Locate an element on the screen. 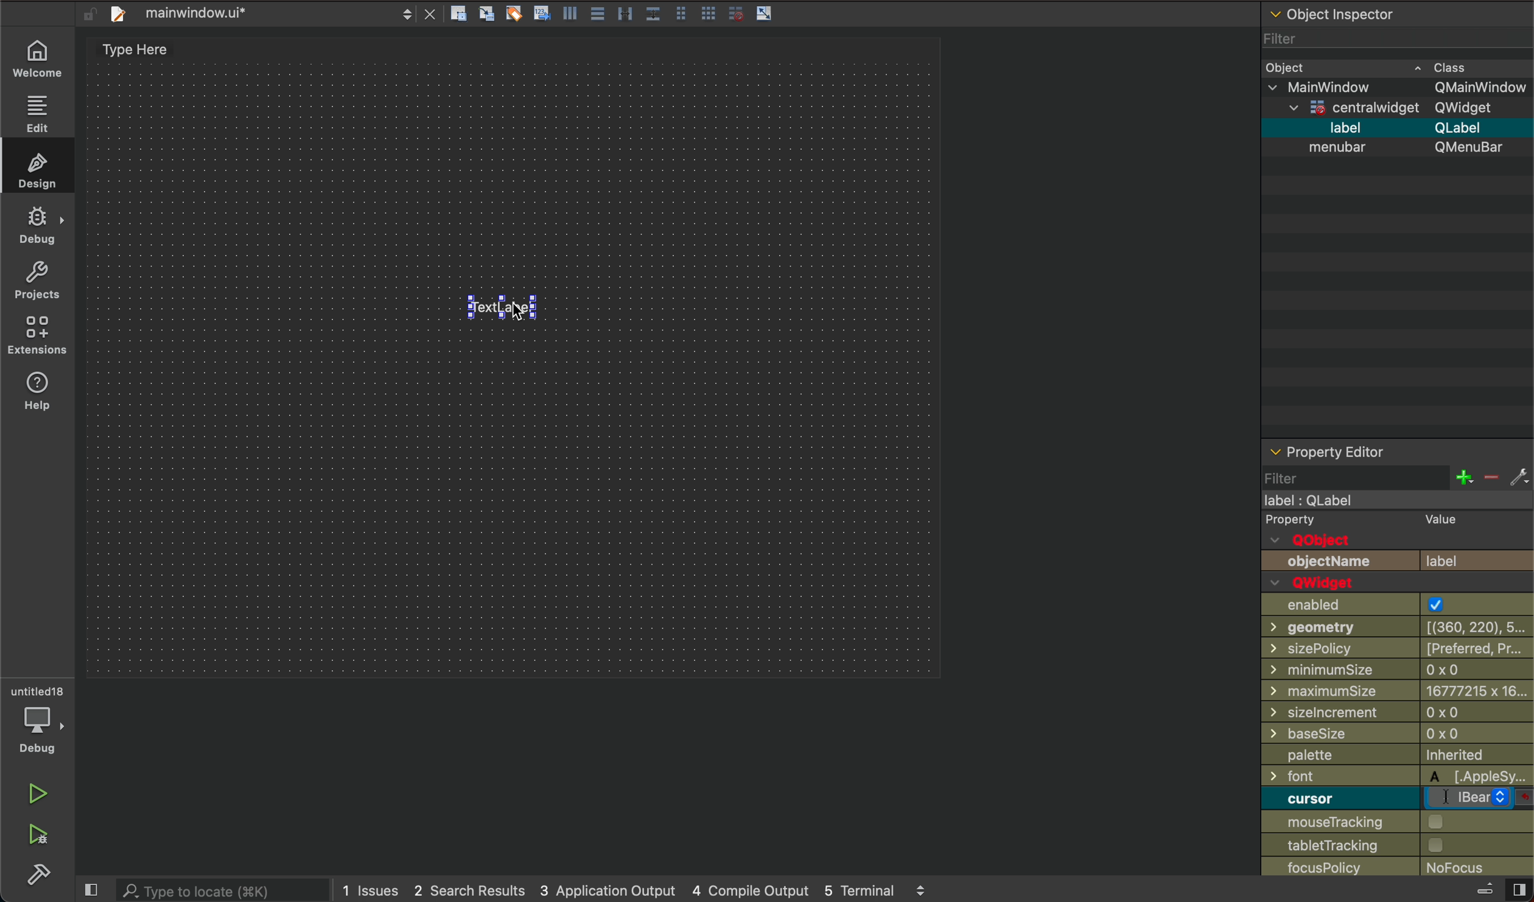 This screenshot has width=1534, height=902. check box is located at coordinates (1441, 605).